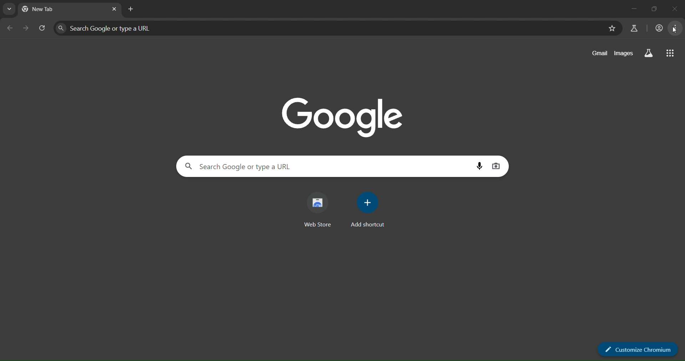  Describe the element at coordinates (639, 348) in the screenshot. I see `customize chromium` at that location.